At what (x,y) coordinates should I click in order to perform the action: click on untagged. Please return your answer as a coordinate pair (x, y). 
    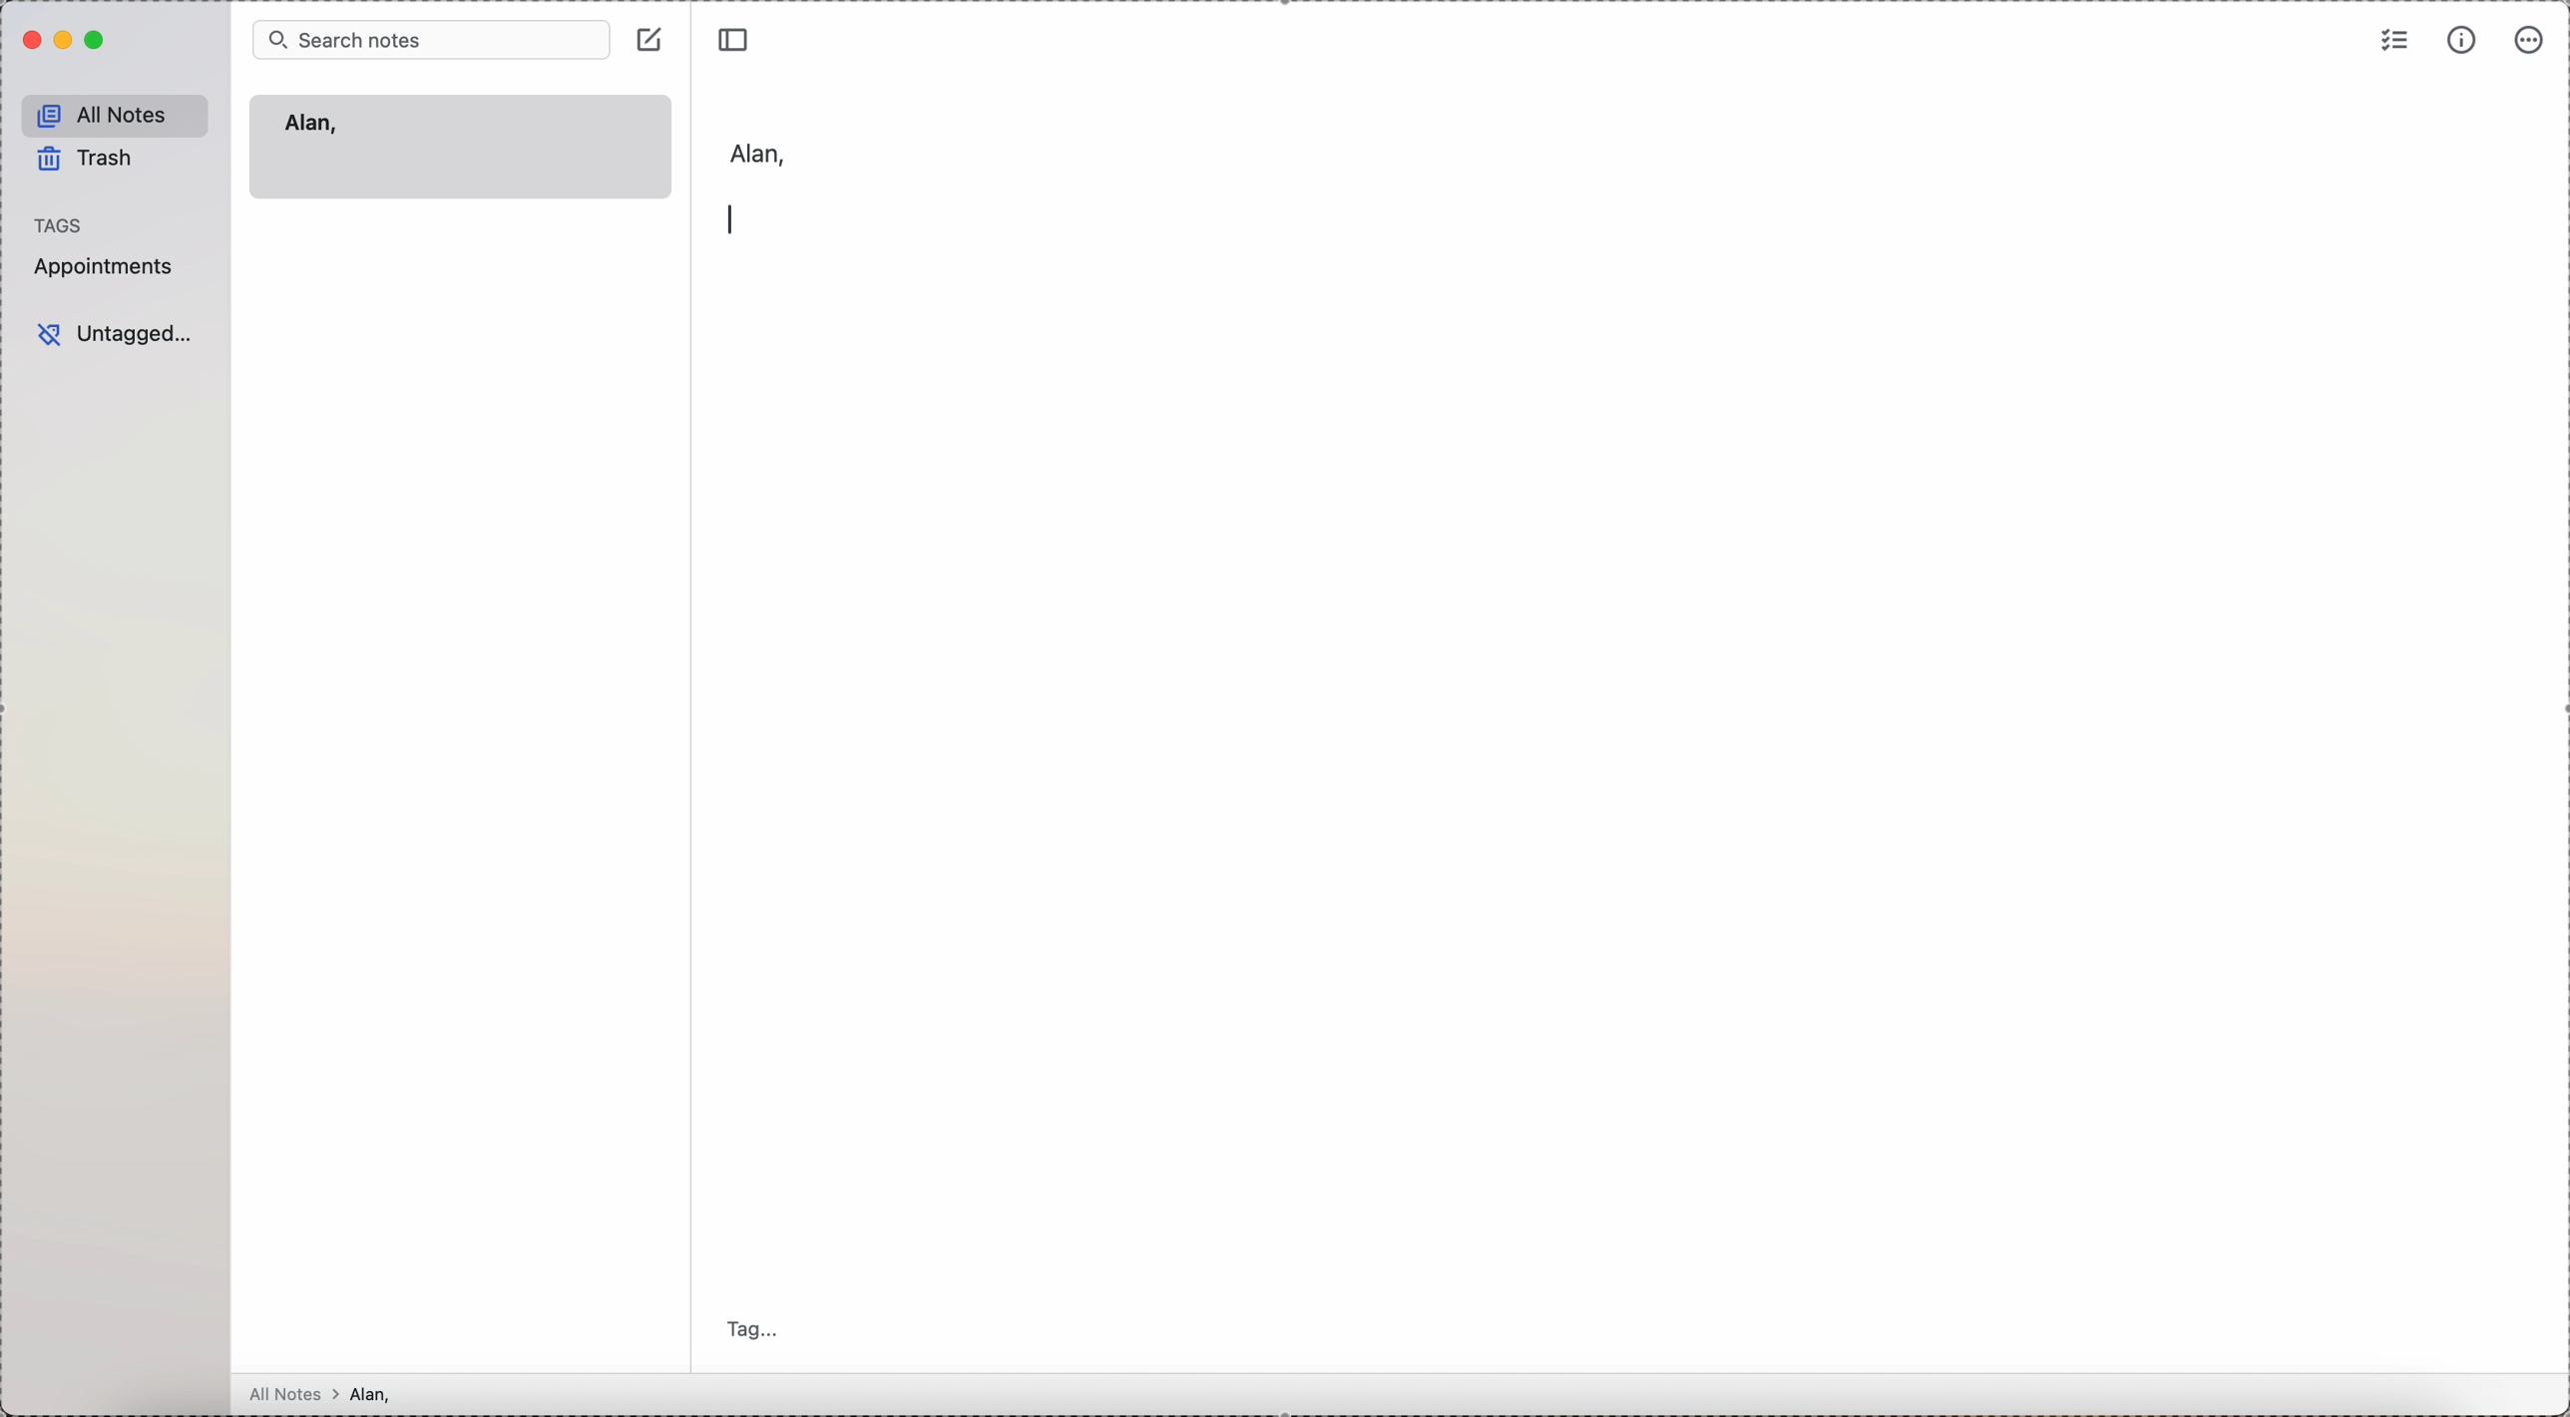
    Looking at the image, I should click on (116, 335).